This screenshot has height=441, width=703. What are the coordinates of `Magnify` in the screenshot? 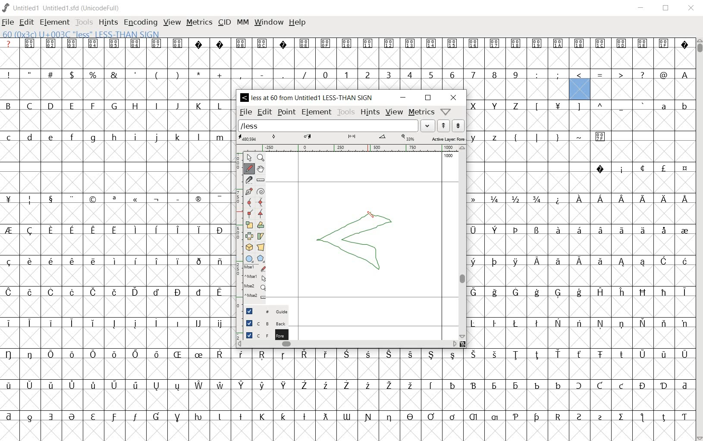 It's located at (261, 158).